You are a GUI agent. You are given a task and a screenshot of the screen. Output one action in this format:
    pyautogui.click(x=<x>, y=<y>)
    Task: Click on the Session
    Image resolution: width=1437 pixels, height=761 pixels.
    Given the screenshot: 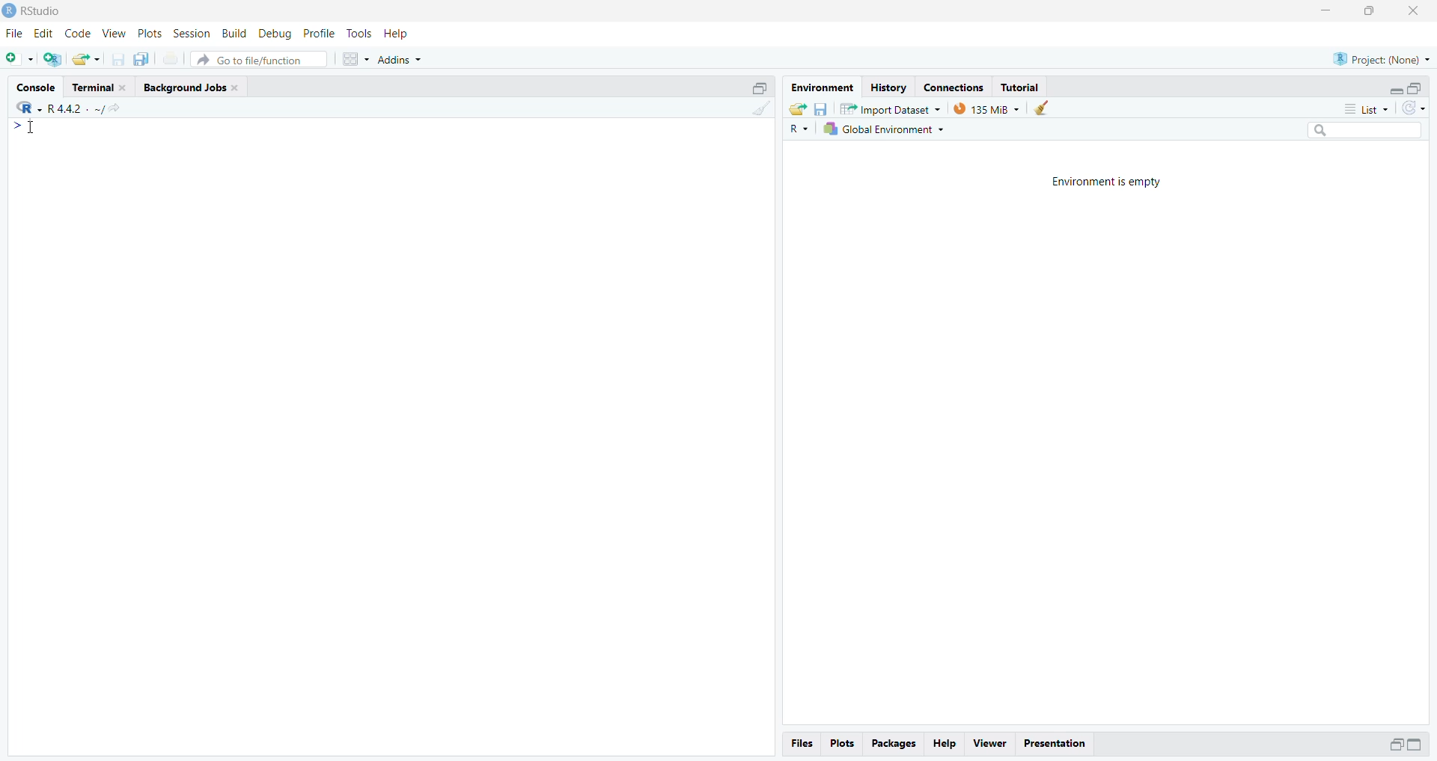 What is the action you would take?
    pyautogui.click(x=192, y=34)
    